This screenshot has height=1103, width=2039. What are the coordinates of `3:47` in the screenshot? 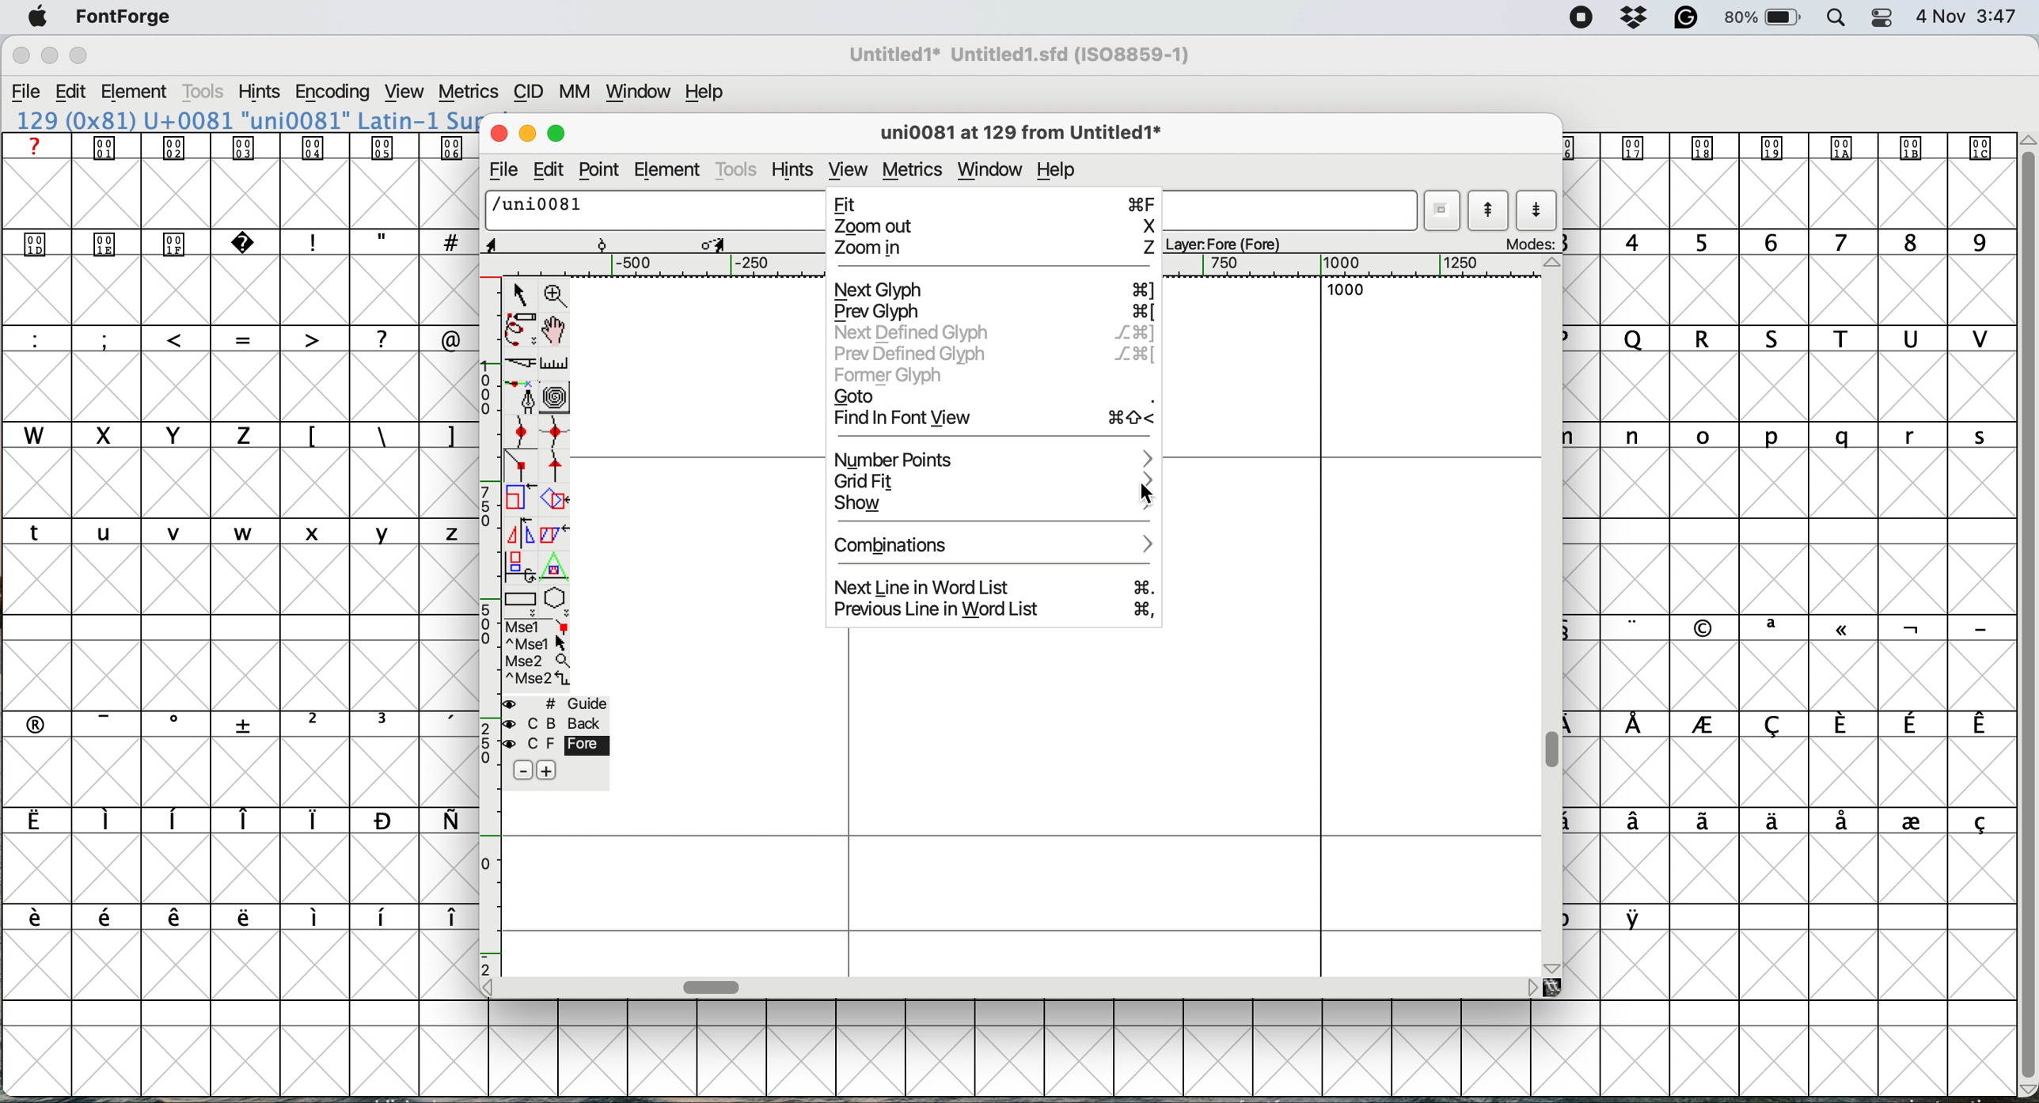 It's located at (1995, 18).